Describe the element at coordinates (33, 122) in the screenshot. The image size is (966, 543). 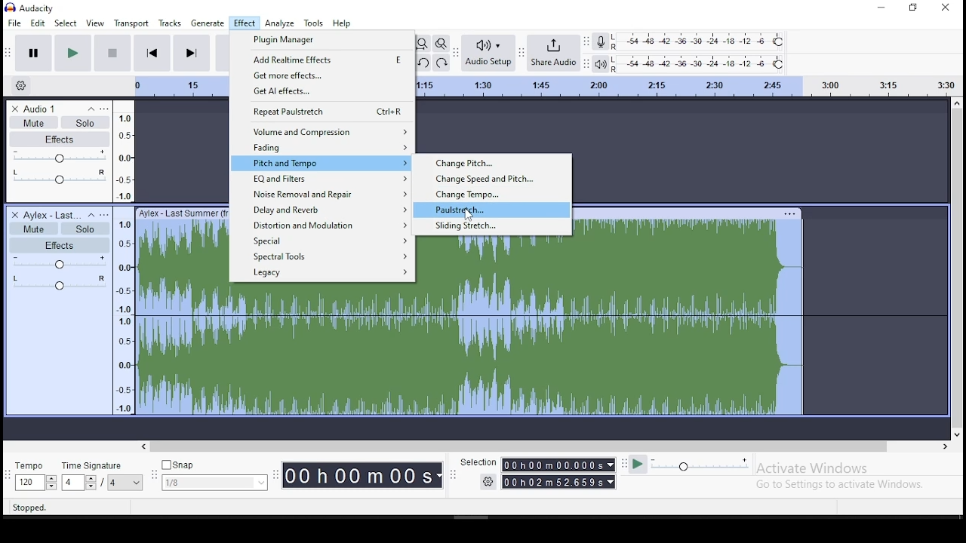
I see `mute/unmute` at that location.